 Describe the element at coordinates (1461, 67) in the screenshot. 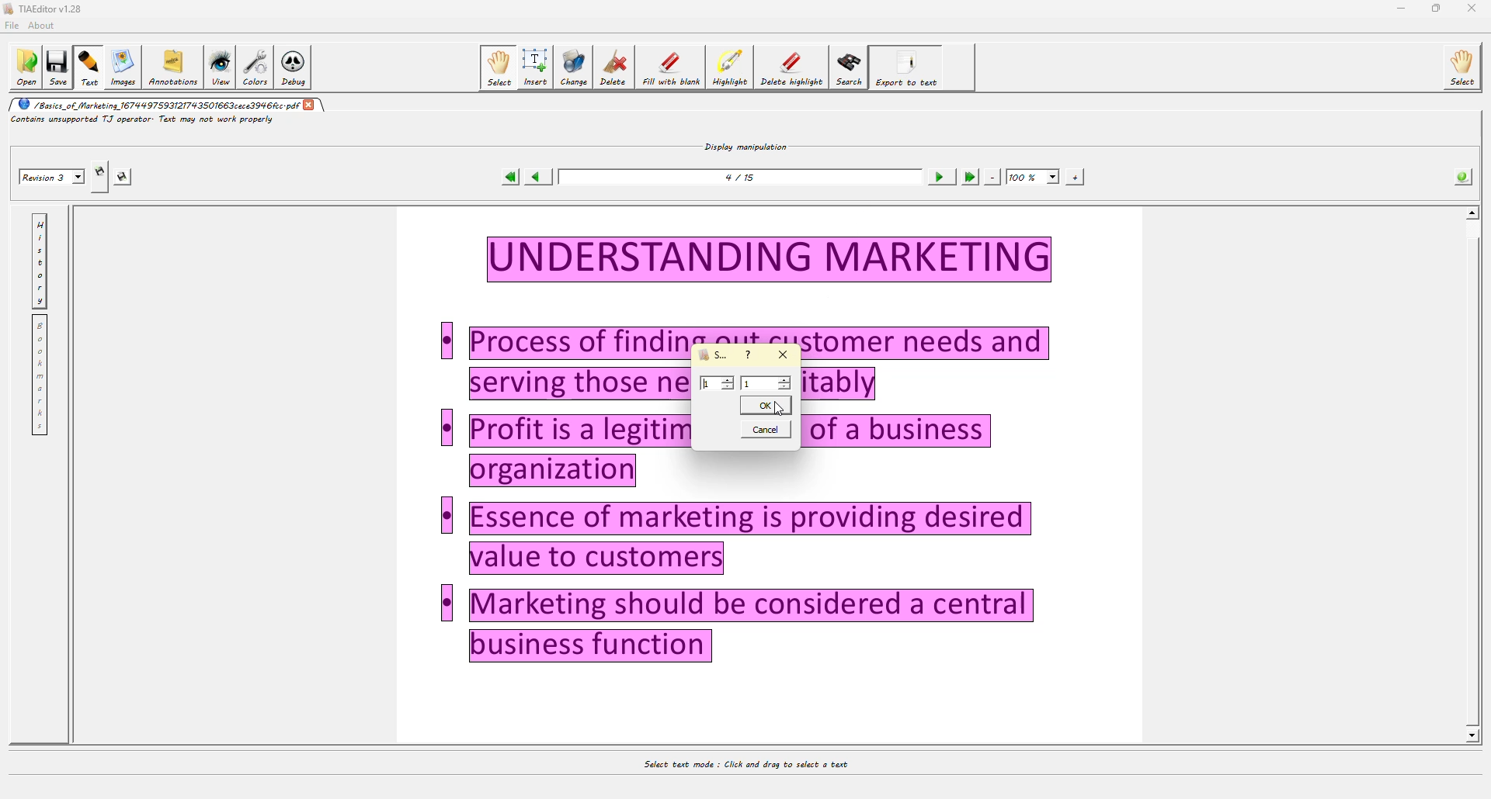

I see `select` at that location.